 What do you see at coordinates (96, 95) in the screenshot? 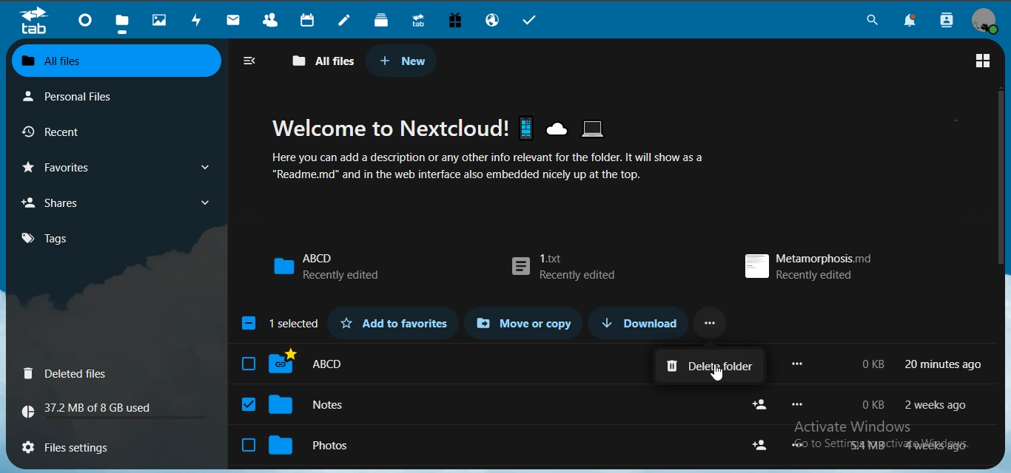
I see `personal files` at bounding box center [96, 95].